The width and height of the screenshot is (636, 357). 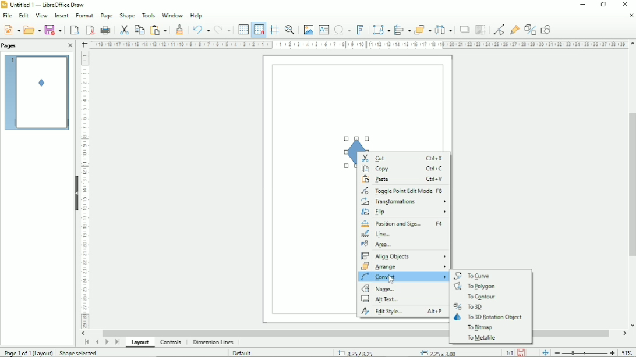 I want to click on Zoom factor, so click(x=628, y=351).